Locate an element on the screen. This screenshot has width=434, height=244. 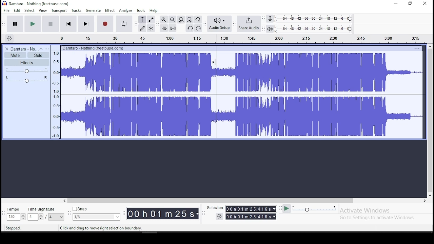
skip to start is located at coordinates (68, 24).